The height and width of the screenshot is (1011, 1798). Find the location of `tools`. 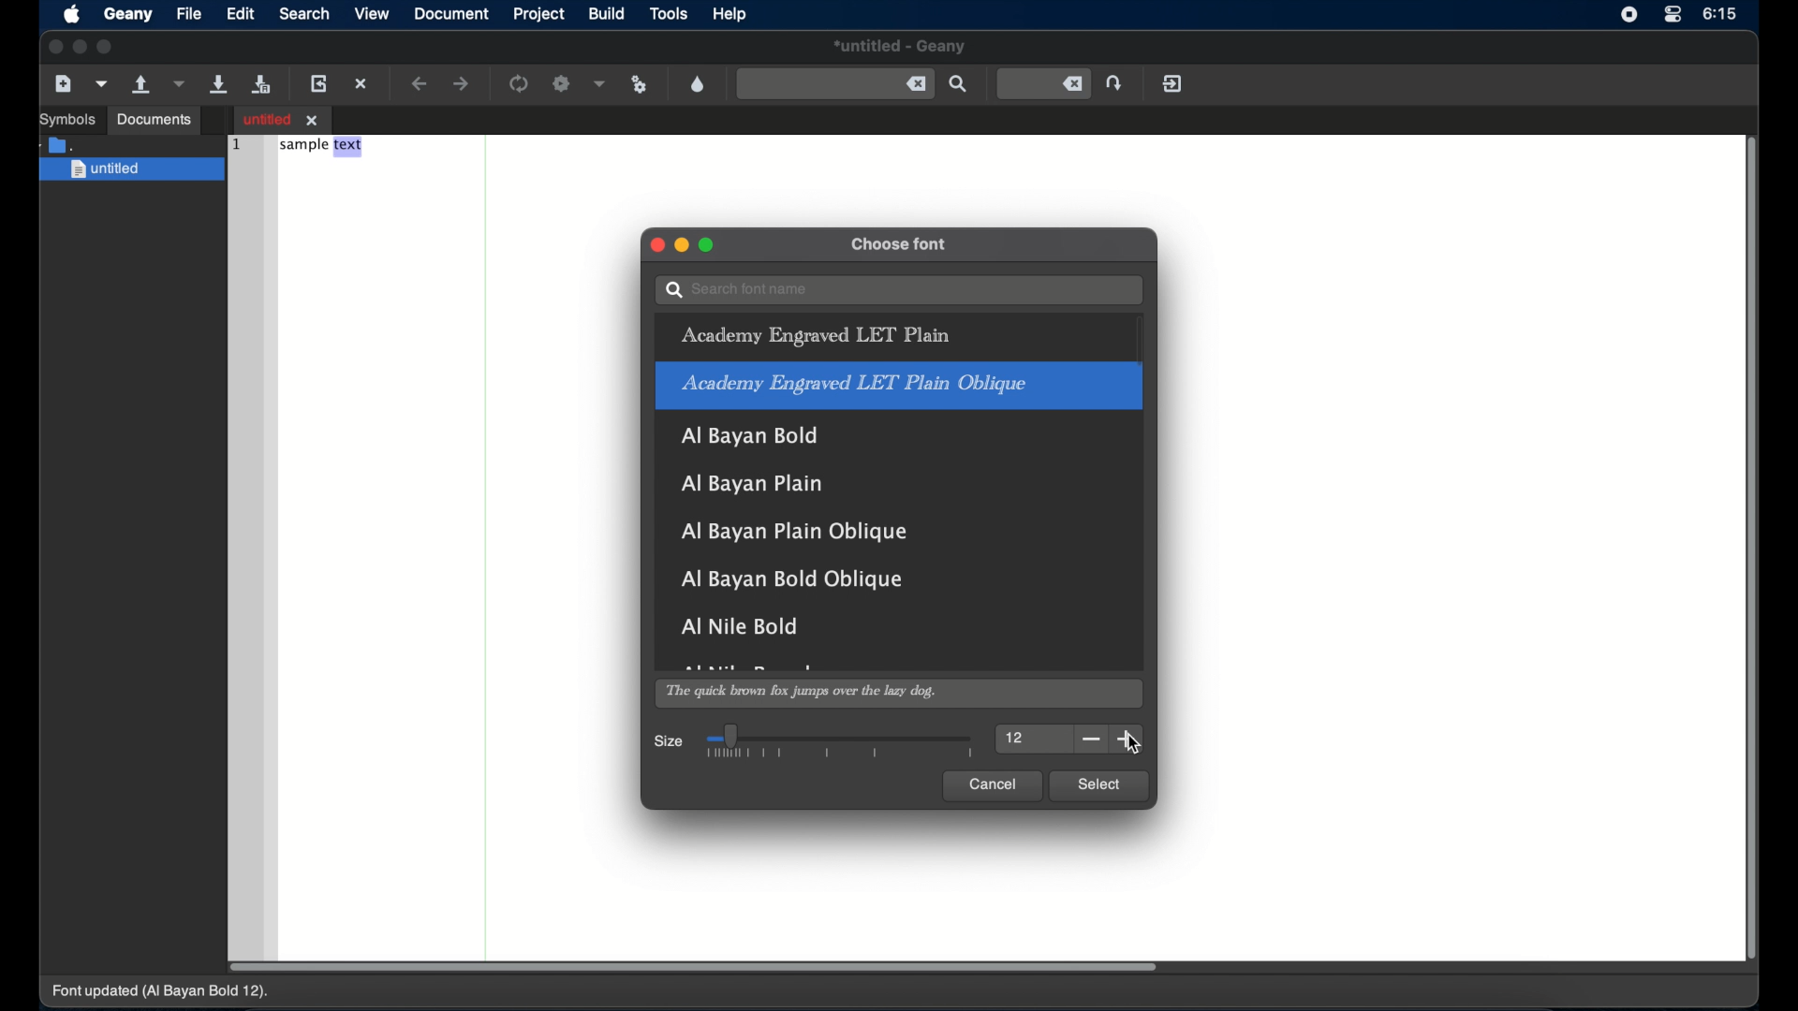

tools is located at coordinates (671, 15).